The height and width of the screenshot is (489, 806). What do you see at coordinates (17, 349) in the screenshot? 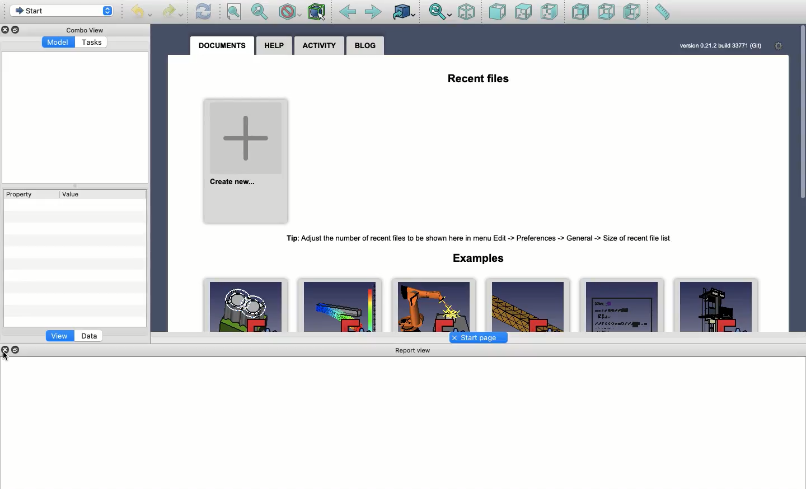
I see `Duplicate` at bounding box center [17, 349].